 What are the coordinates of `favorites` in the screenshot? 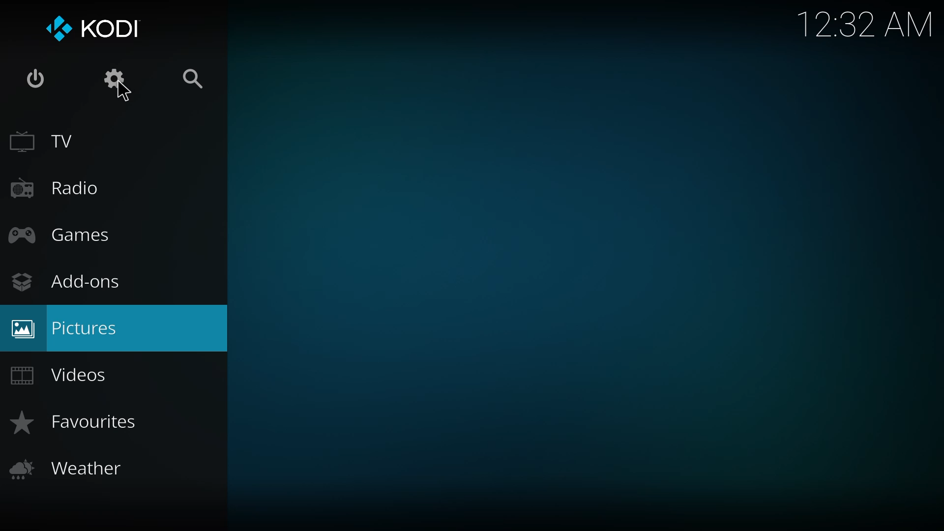 It's located at (78, 422).